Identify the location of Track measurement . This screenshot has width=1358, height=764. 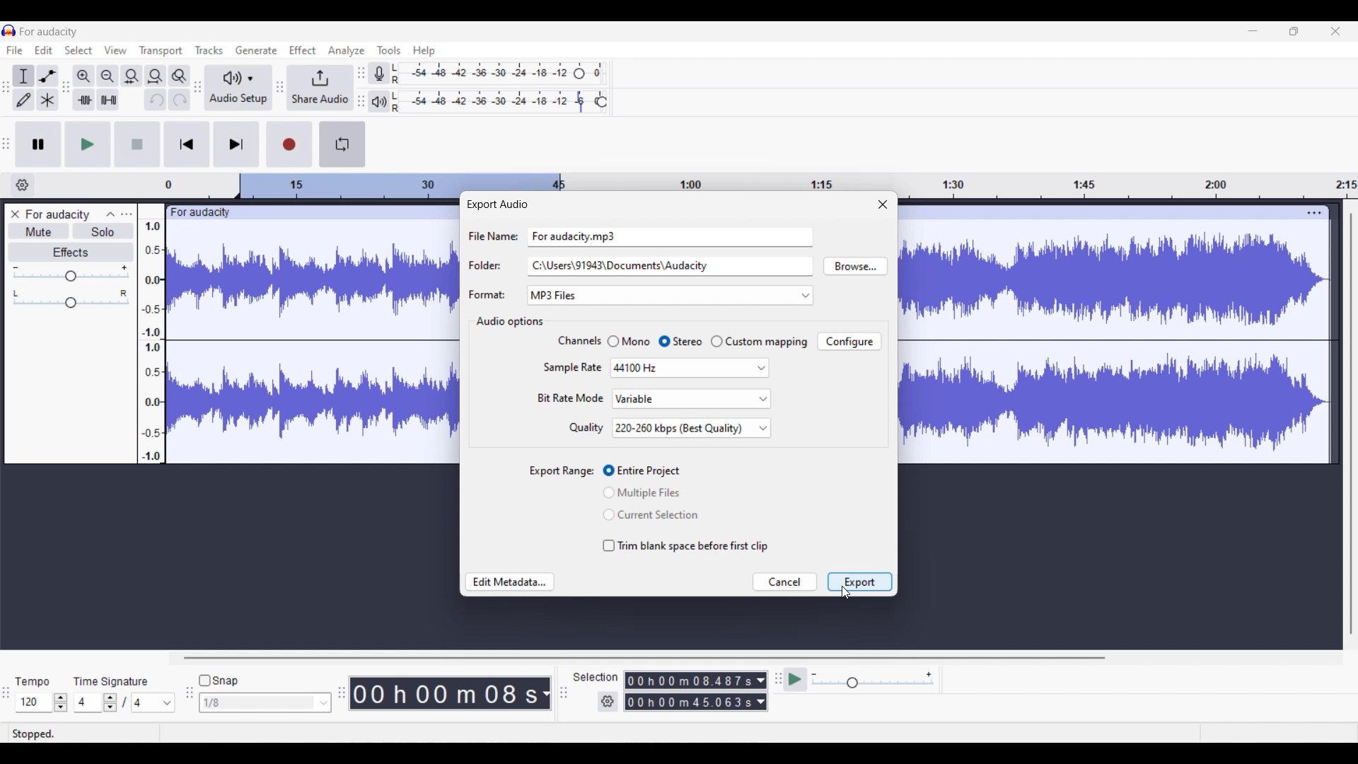
(545, 693).